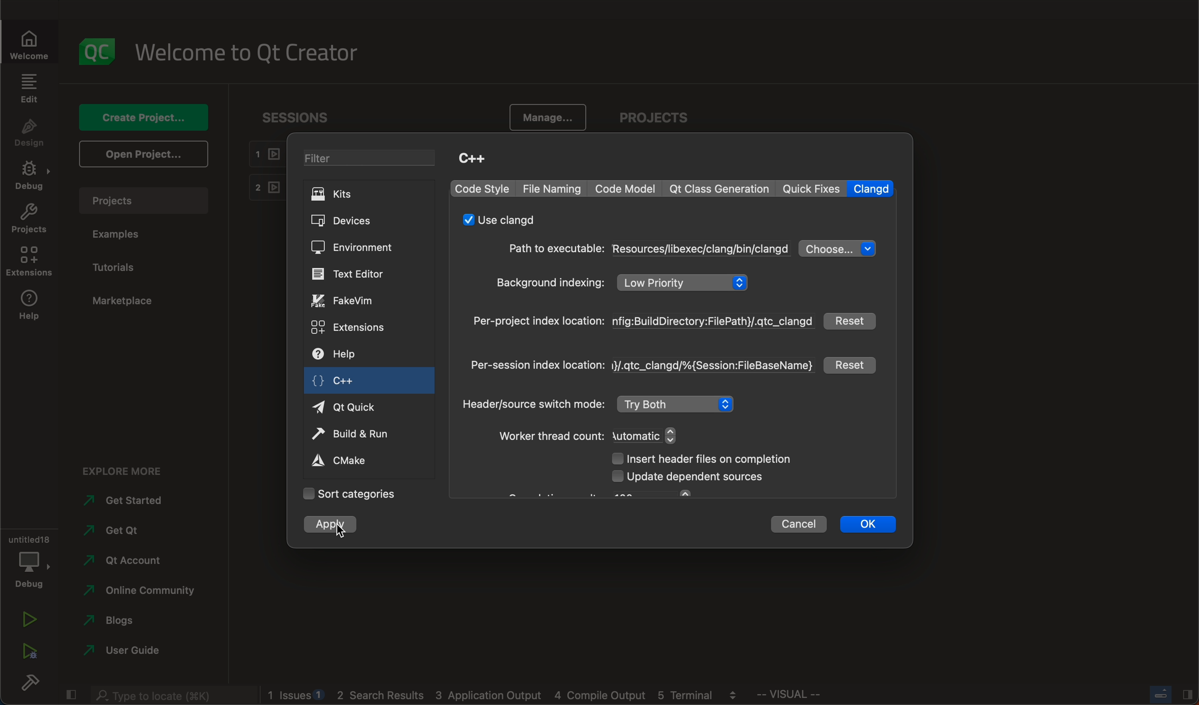 This screenshot has height=705, width=1199. What do you see at coordinates (690, 478) in the screenshot?
I see `dependent sources` at bounding box center [690, 478].